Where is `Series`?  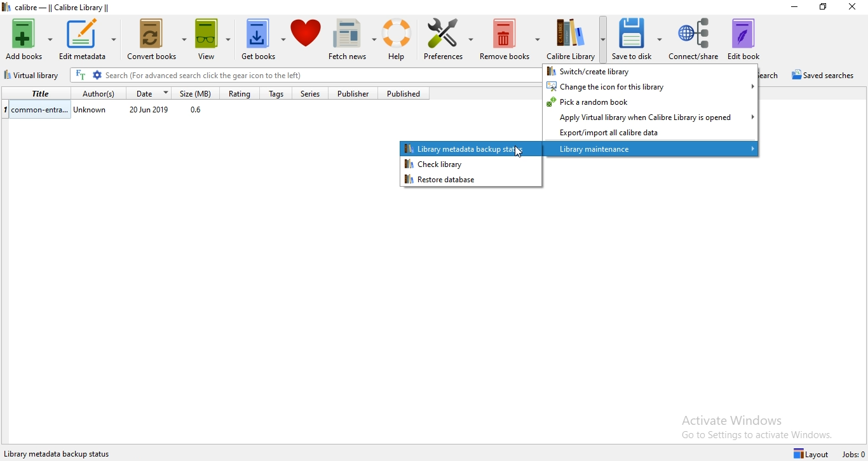
Series is located at coordinates (315, 94).